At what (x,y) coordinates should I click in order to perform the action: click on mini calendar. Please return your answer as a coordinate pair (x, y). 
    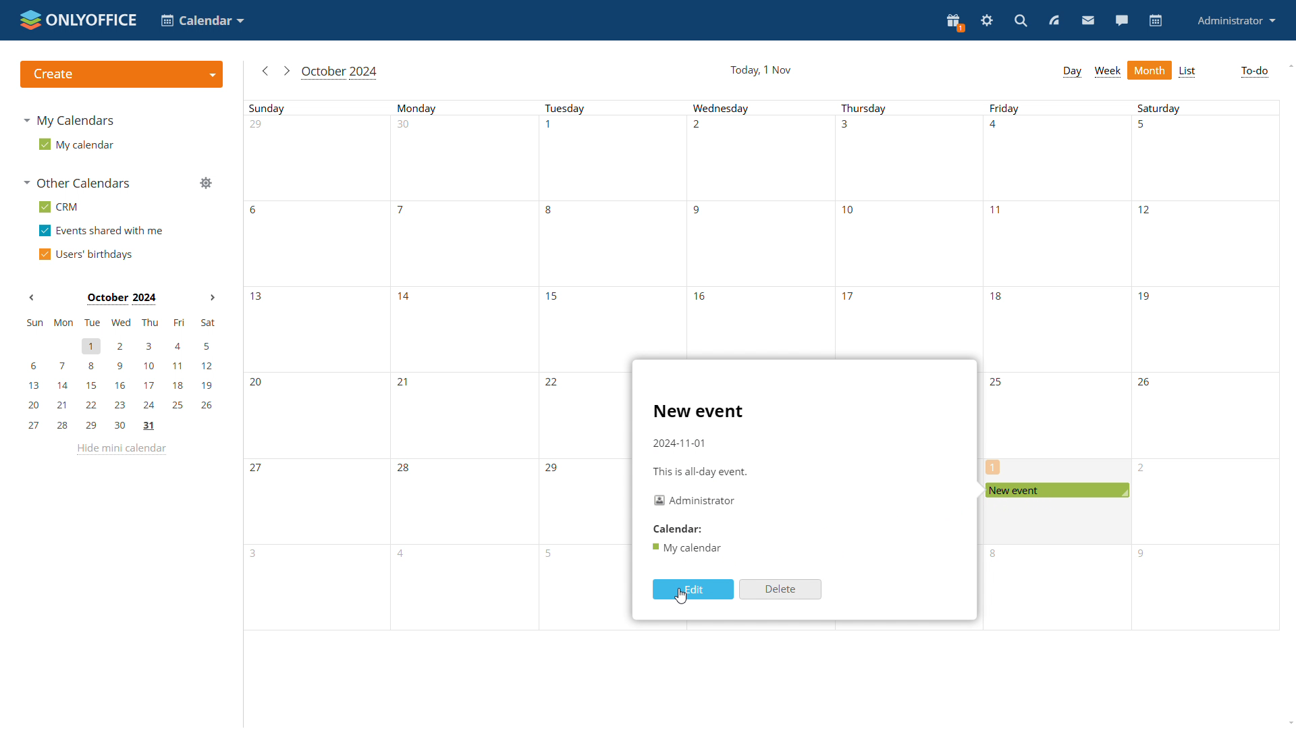
    Looking at the image, I should click on (120, 375).